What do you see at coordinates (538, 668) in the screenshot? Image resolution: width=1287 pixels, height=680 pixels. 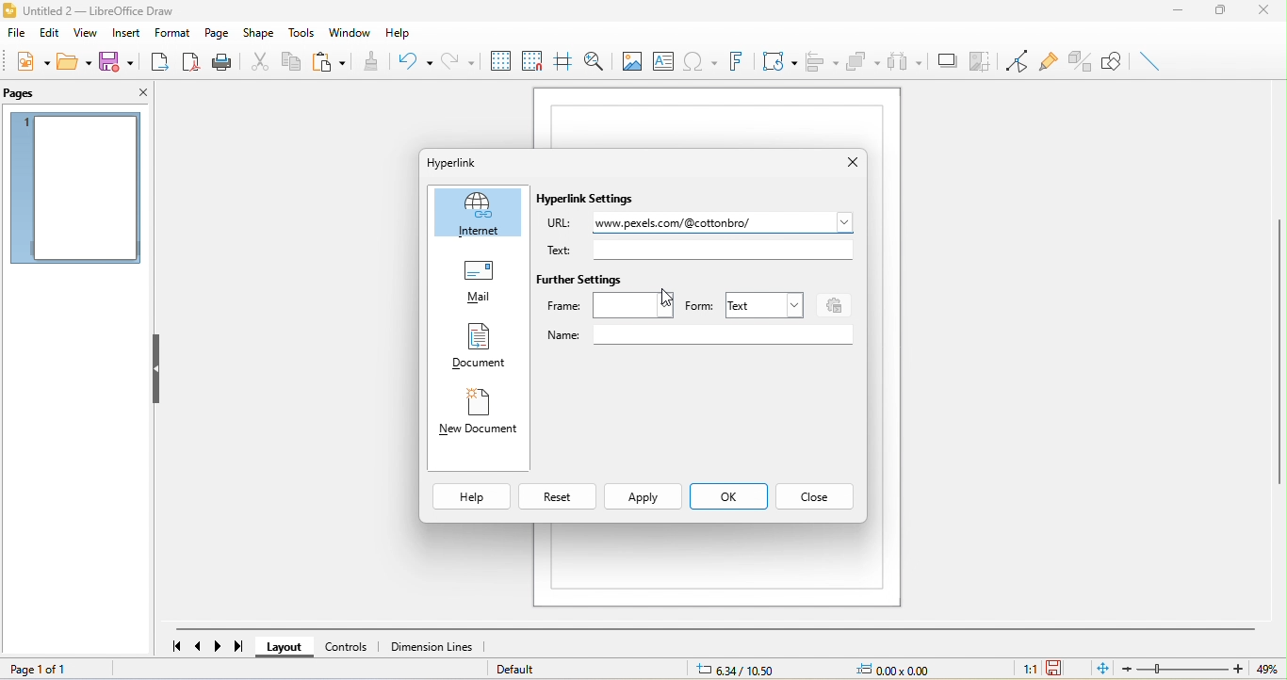 I see `default` at bounding box center [538, 668].